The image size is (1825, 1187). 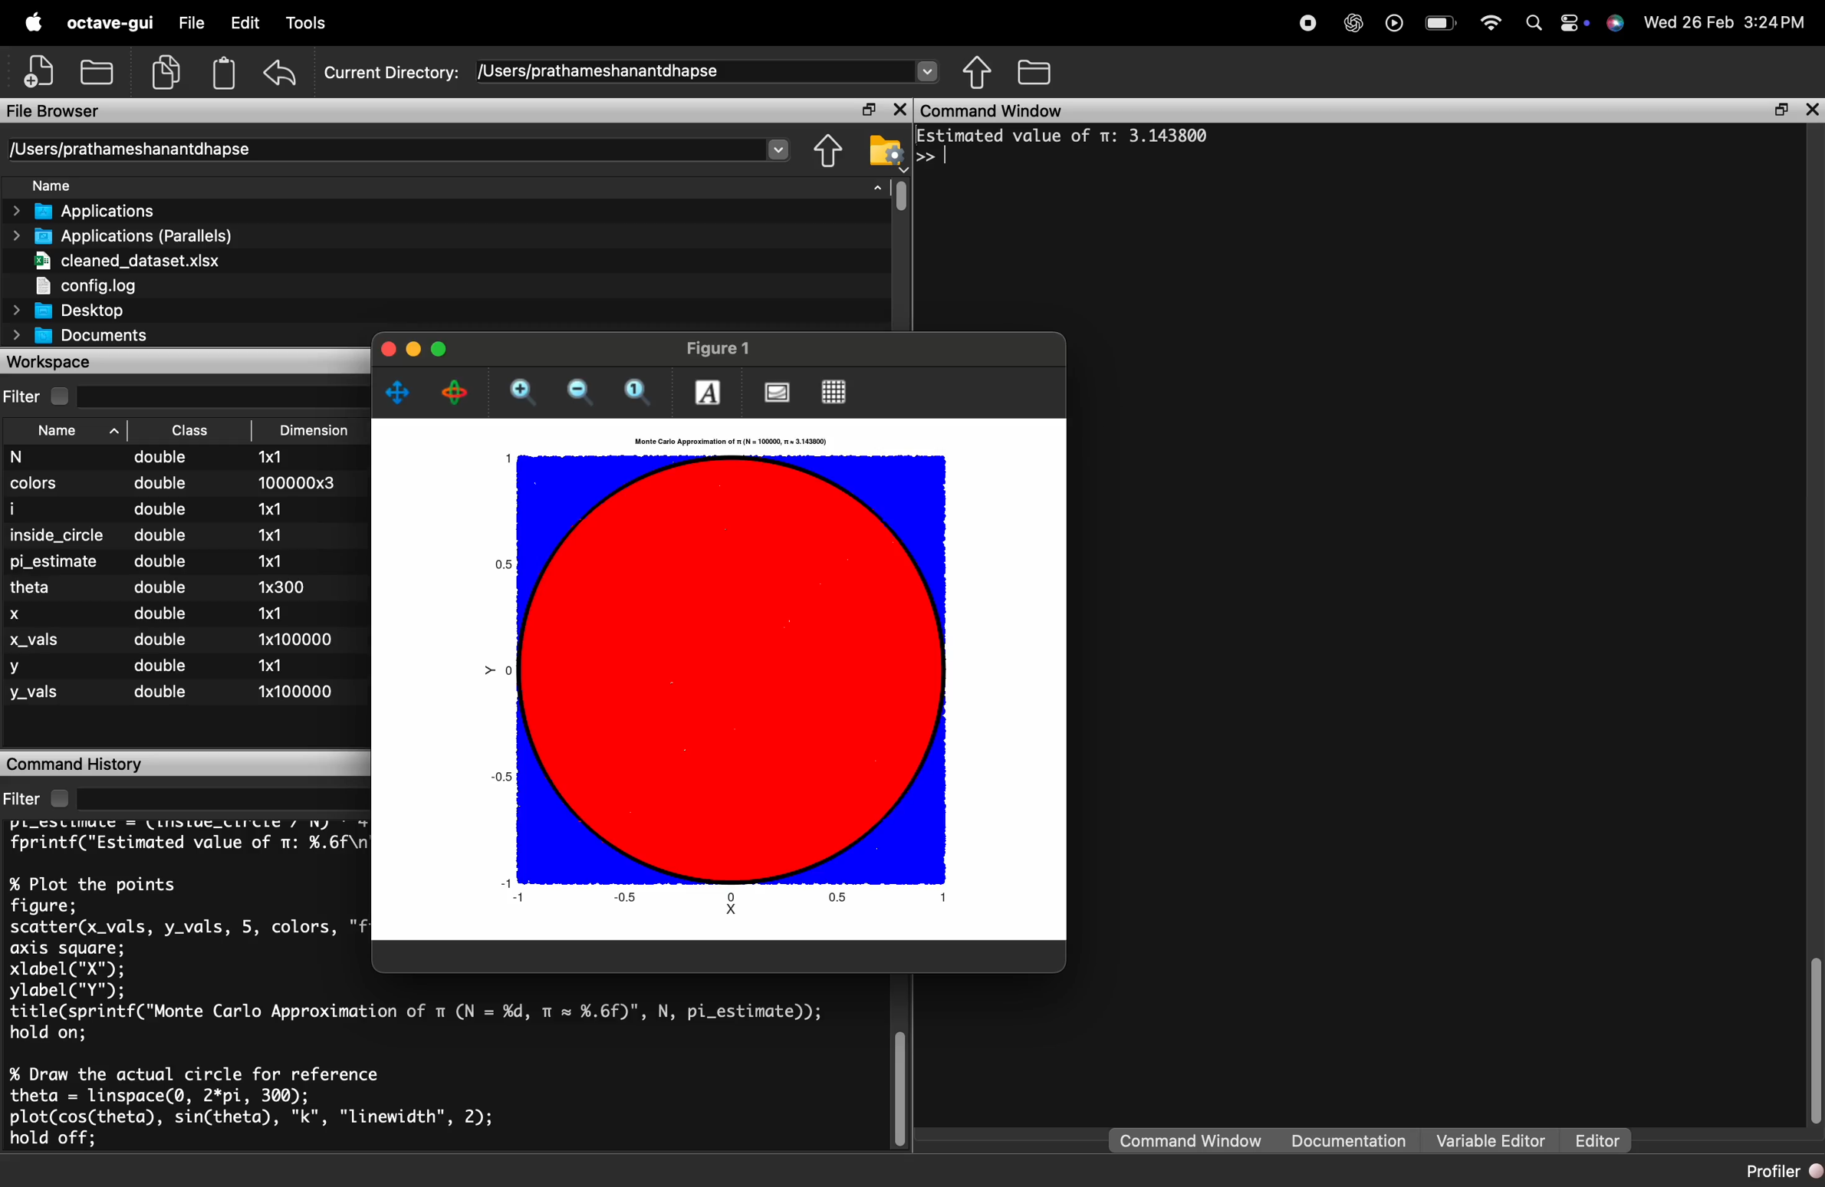 I want to click on y, so click(x=18, y=668).